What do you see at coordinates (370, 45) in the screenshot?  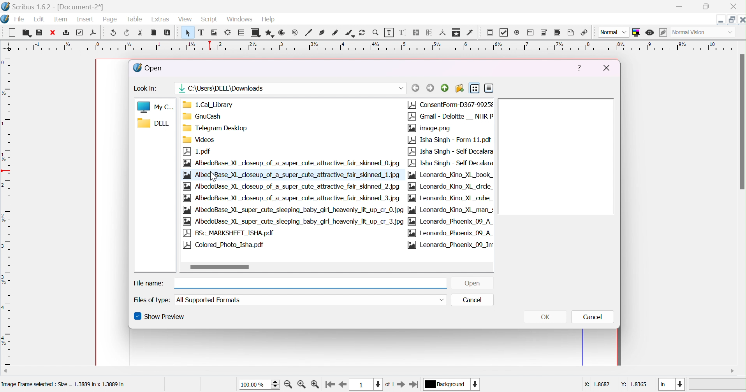 I see `ruler` at bounding box center [370, 45].